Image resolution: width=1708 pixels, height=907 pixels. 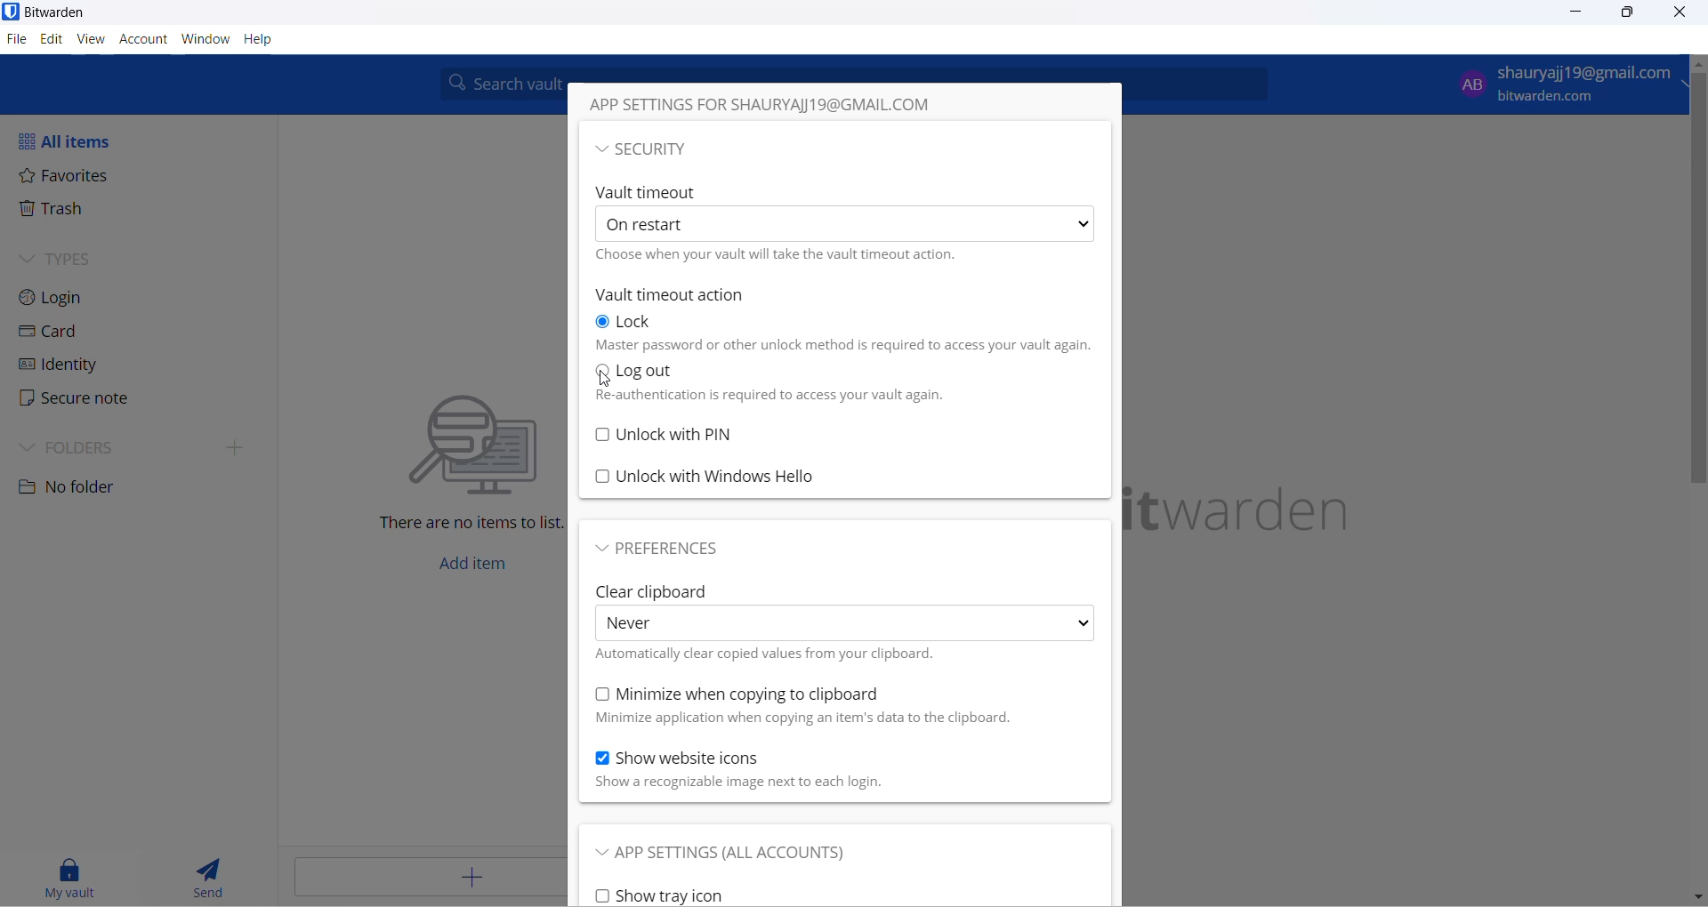 I want to click on show tray icon checkbox, so click(x=701, y=894).